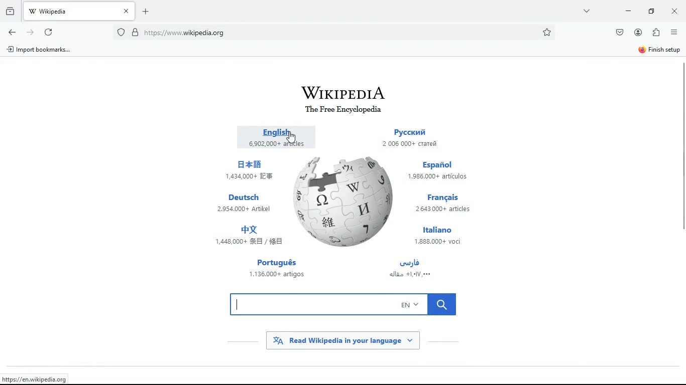  I want to click on français, so click(450, 203).